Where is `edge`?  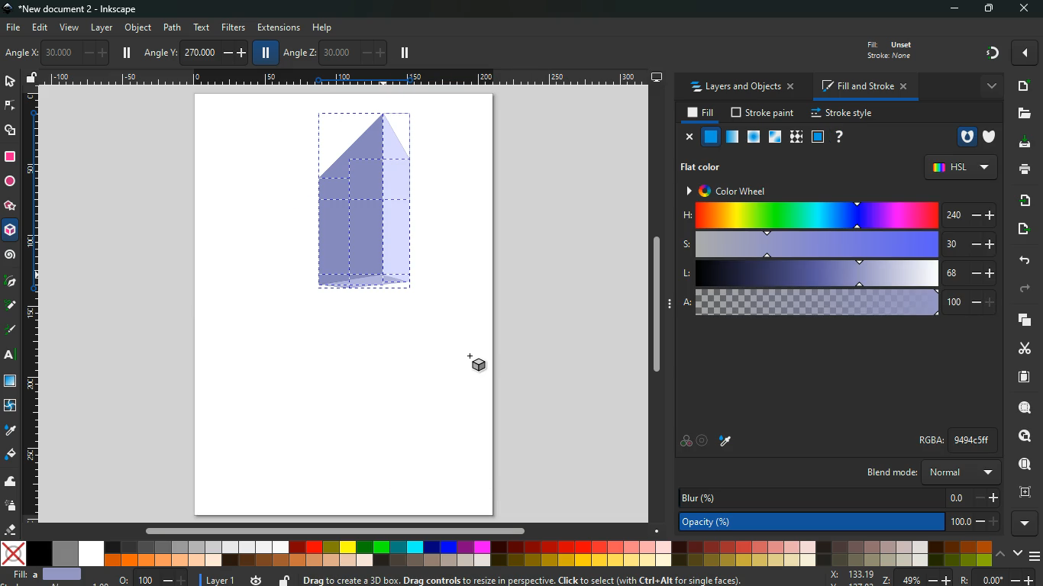
edge is located at coordinates (11, 106).